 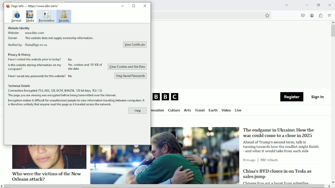 I want to click on Page Info — https://www.bbe.com/, so click(x=35, y=6).